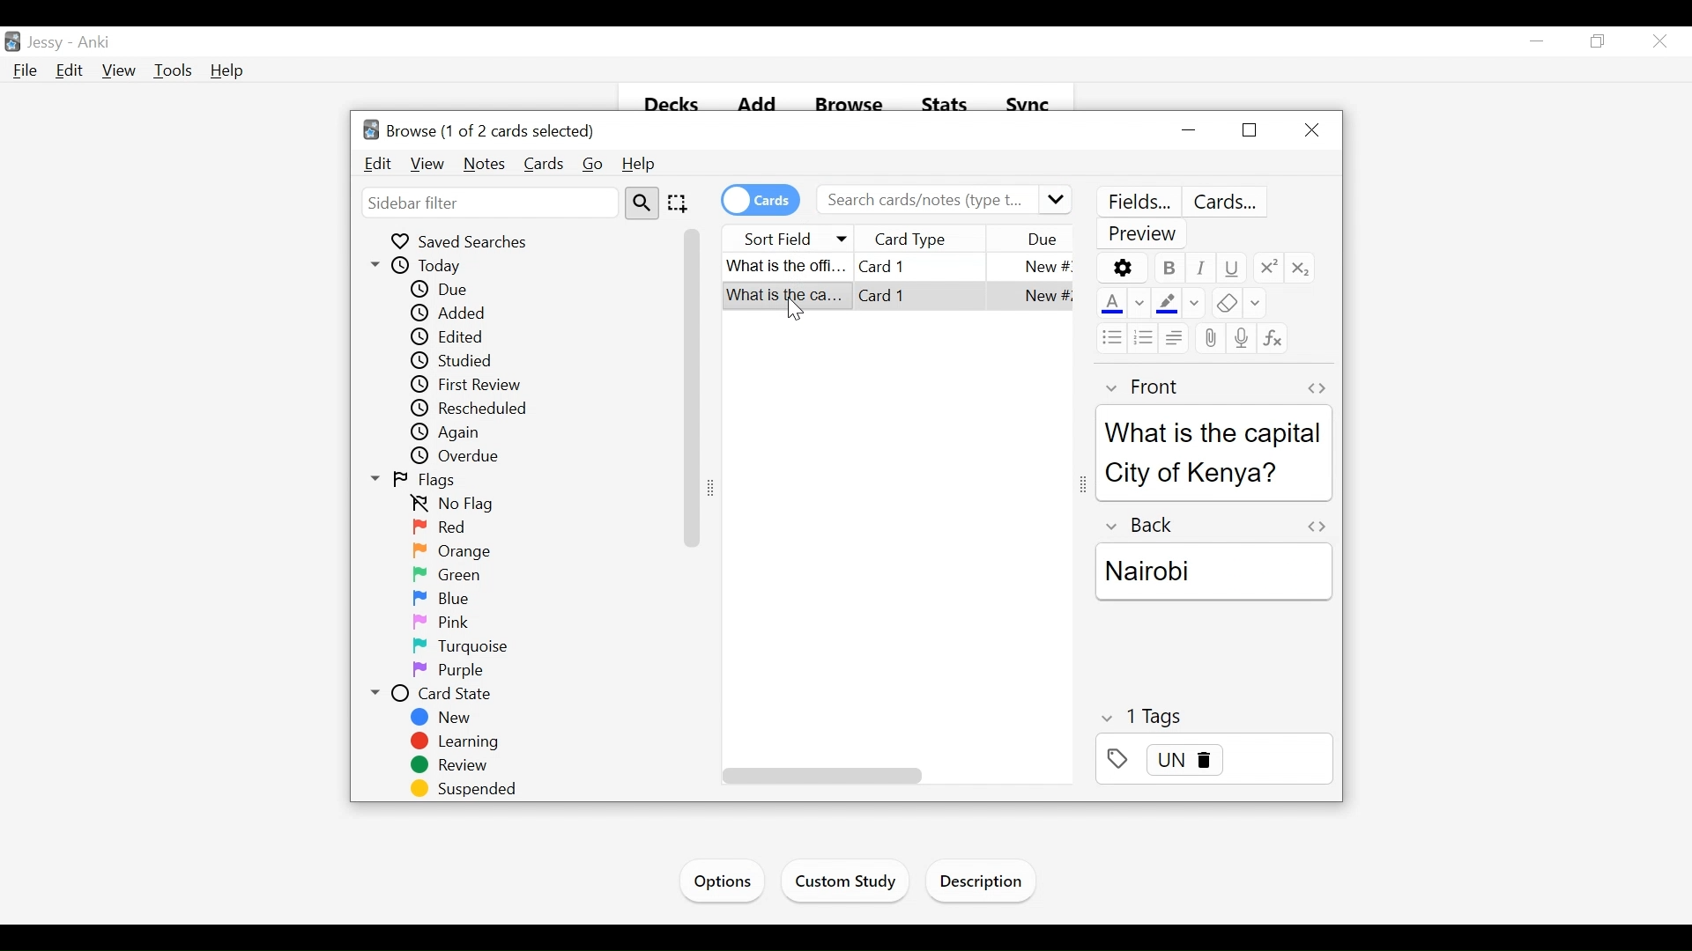  I want to click on Orange, so click(456, 550).